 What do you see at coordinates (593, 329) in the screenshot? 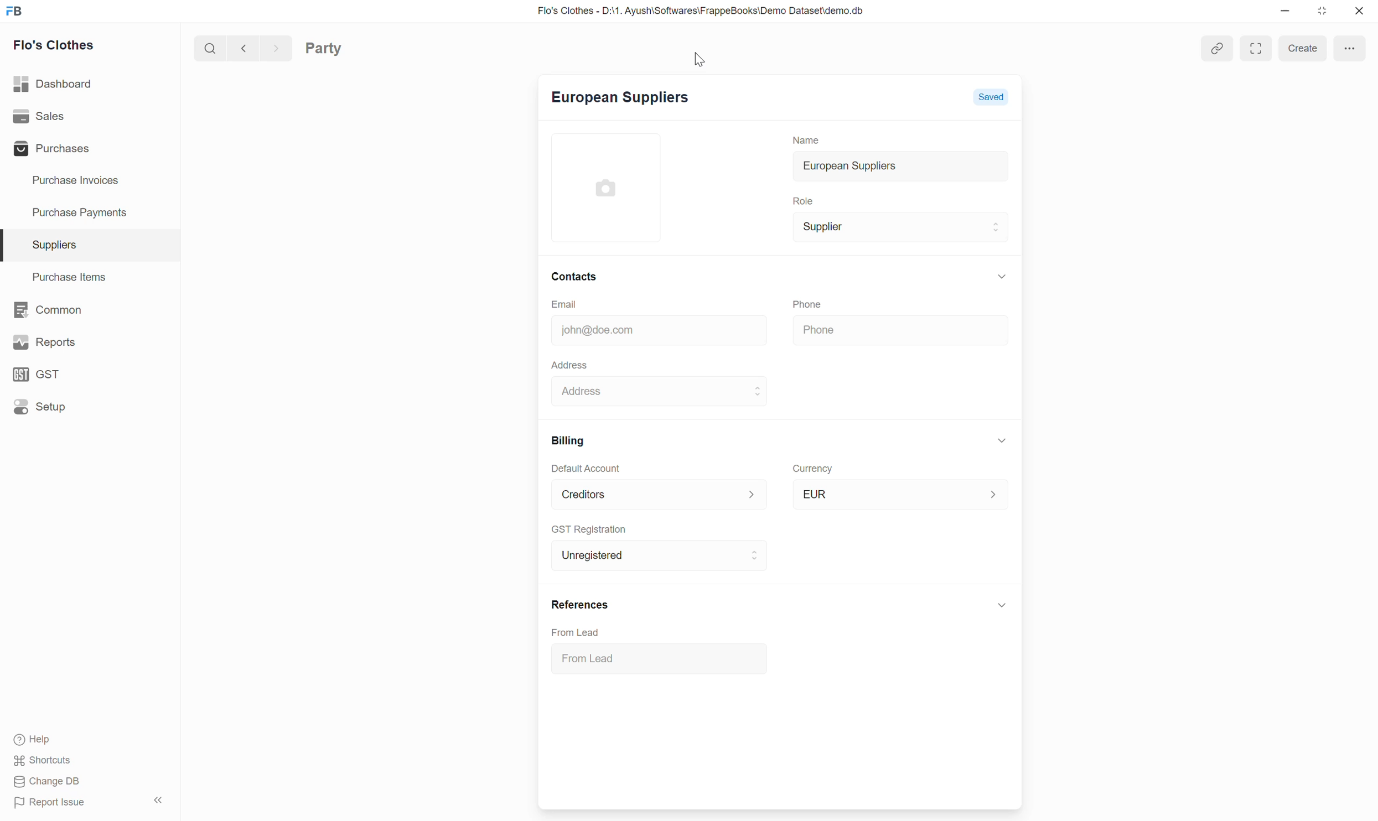
I see `john@doe.com` at bounding box center [593, 329].